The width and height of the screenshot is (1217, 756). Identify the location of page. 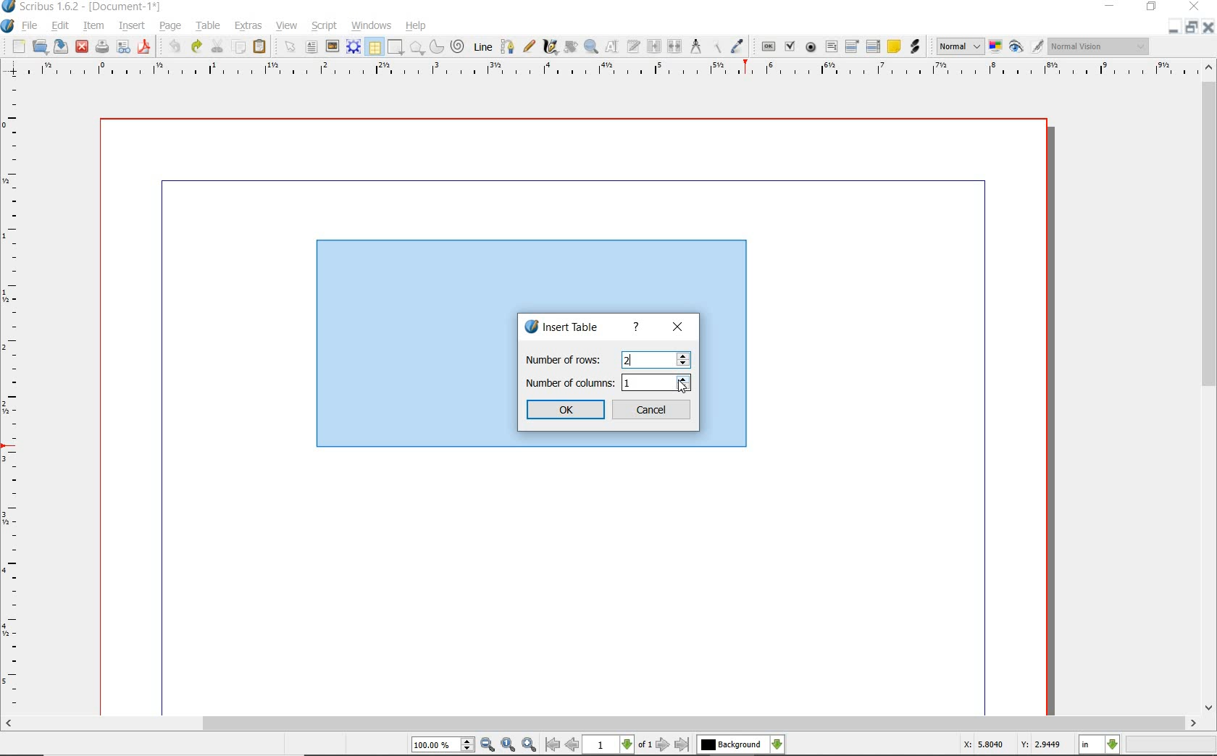
(170, 27).